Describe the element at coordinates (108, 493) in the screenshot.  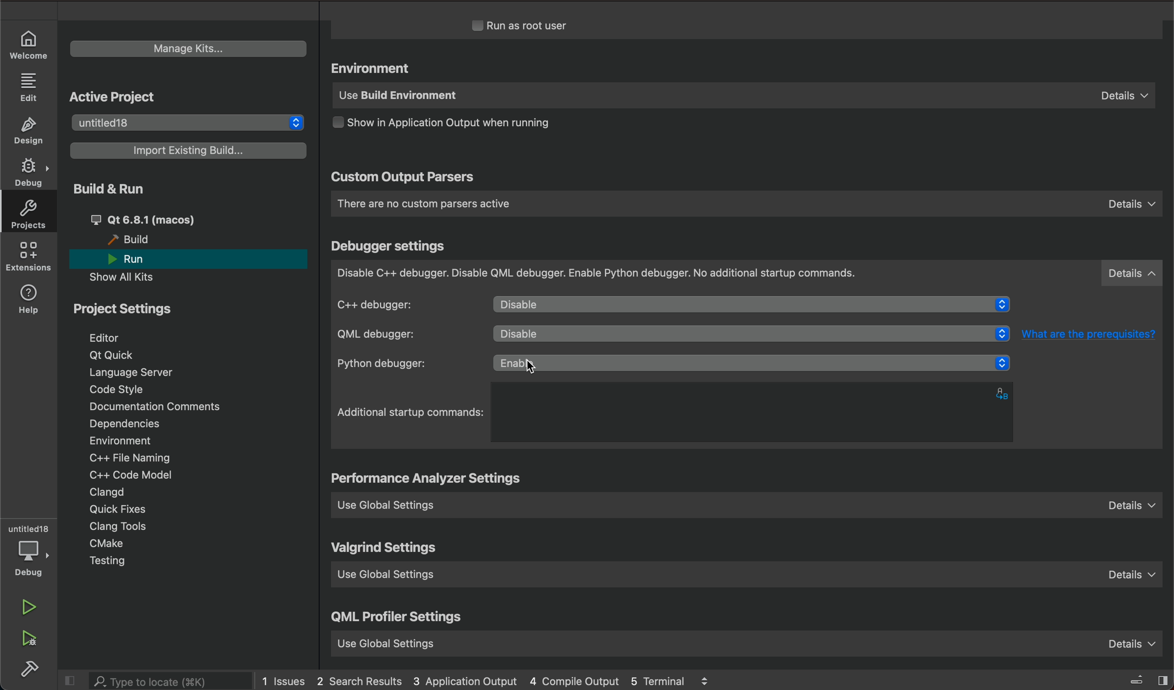
I see `clangd` at that location.